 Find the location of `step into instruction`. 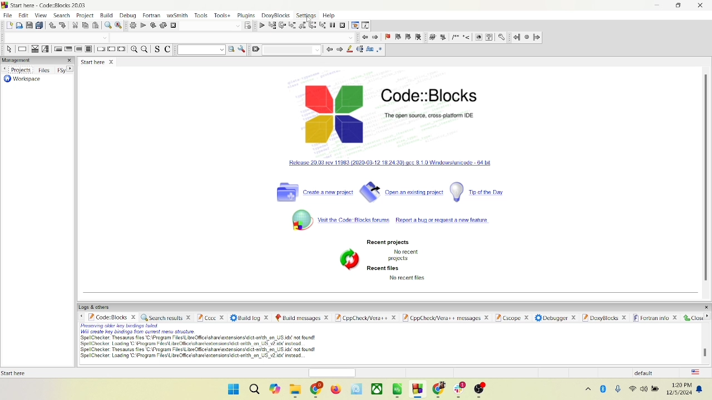

step into instruction is located at coordinates (324, 24).